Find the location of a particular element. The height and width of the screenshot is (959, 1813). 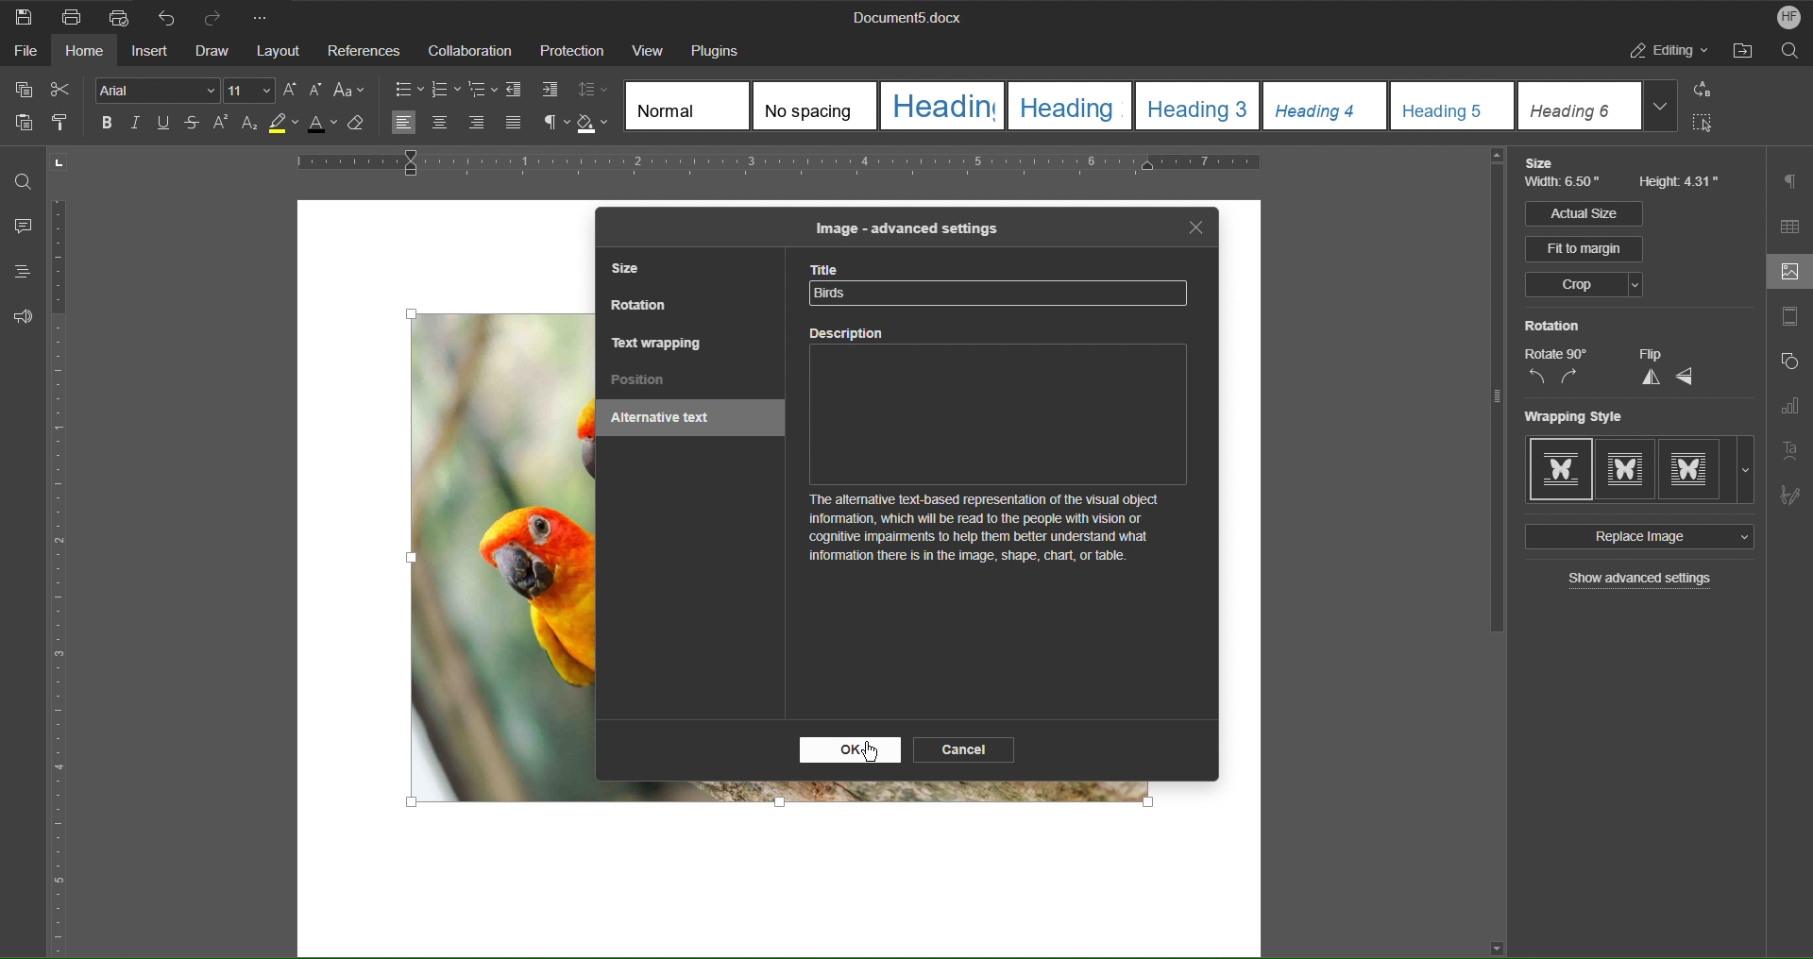

Document Title is located at coordinates (904, 19).